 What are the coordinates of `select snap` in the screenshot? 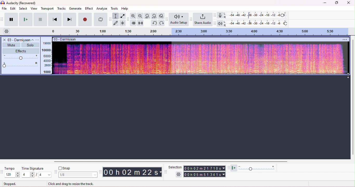 It's located at (78, 175).